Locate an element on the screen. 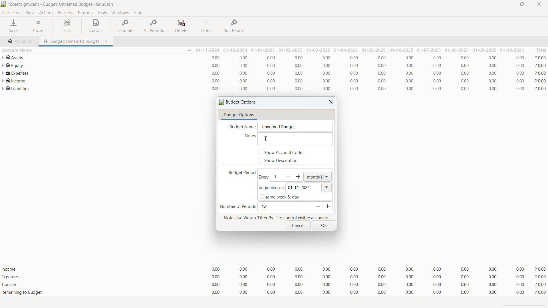 The image size is (548, 308). show description is located at coordinates (279, 160).